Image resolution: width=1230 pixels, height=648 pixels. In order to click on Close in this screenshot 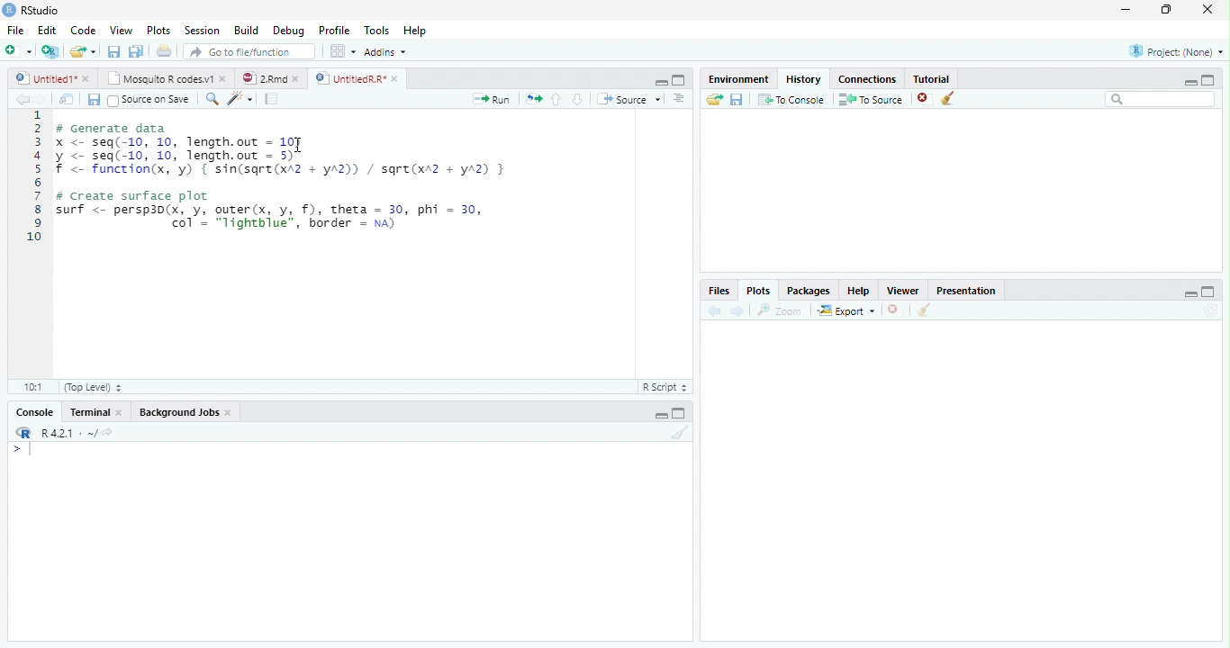, I will do `click(229, 412)`.